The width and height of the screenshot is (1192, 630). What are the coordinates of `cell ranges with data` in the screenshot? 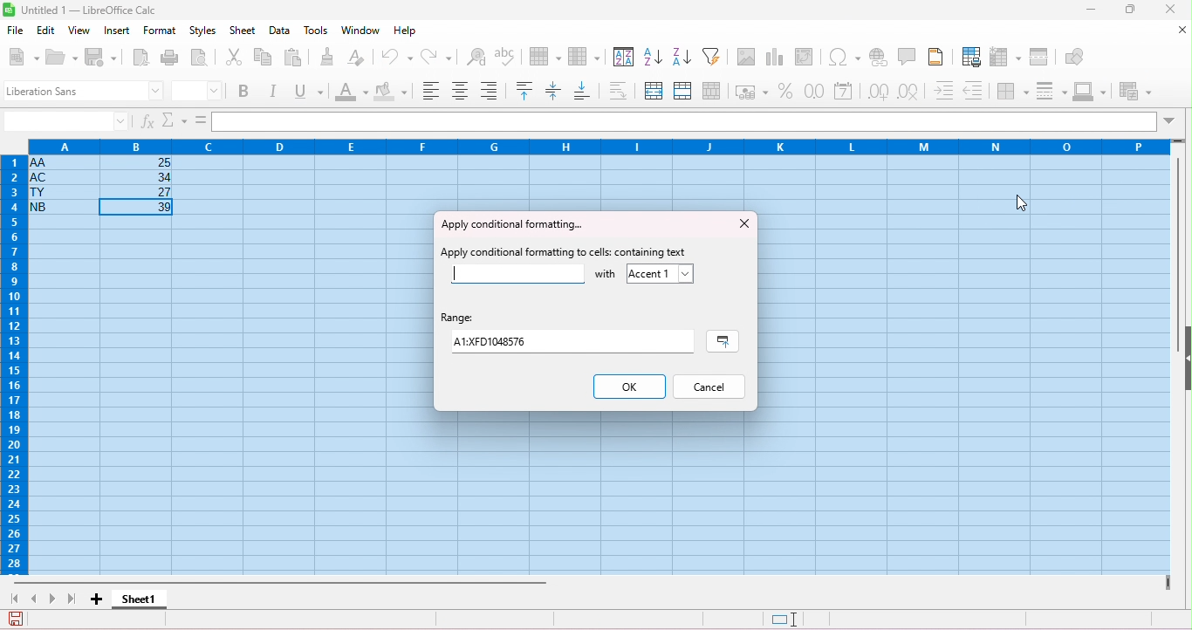 It's located at (102, 187).